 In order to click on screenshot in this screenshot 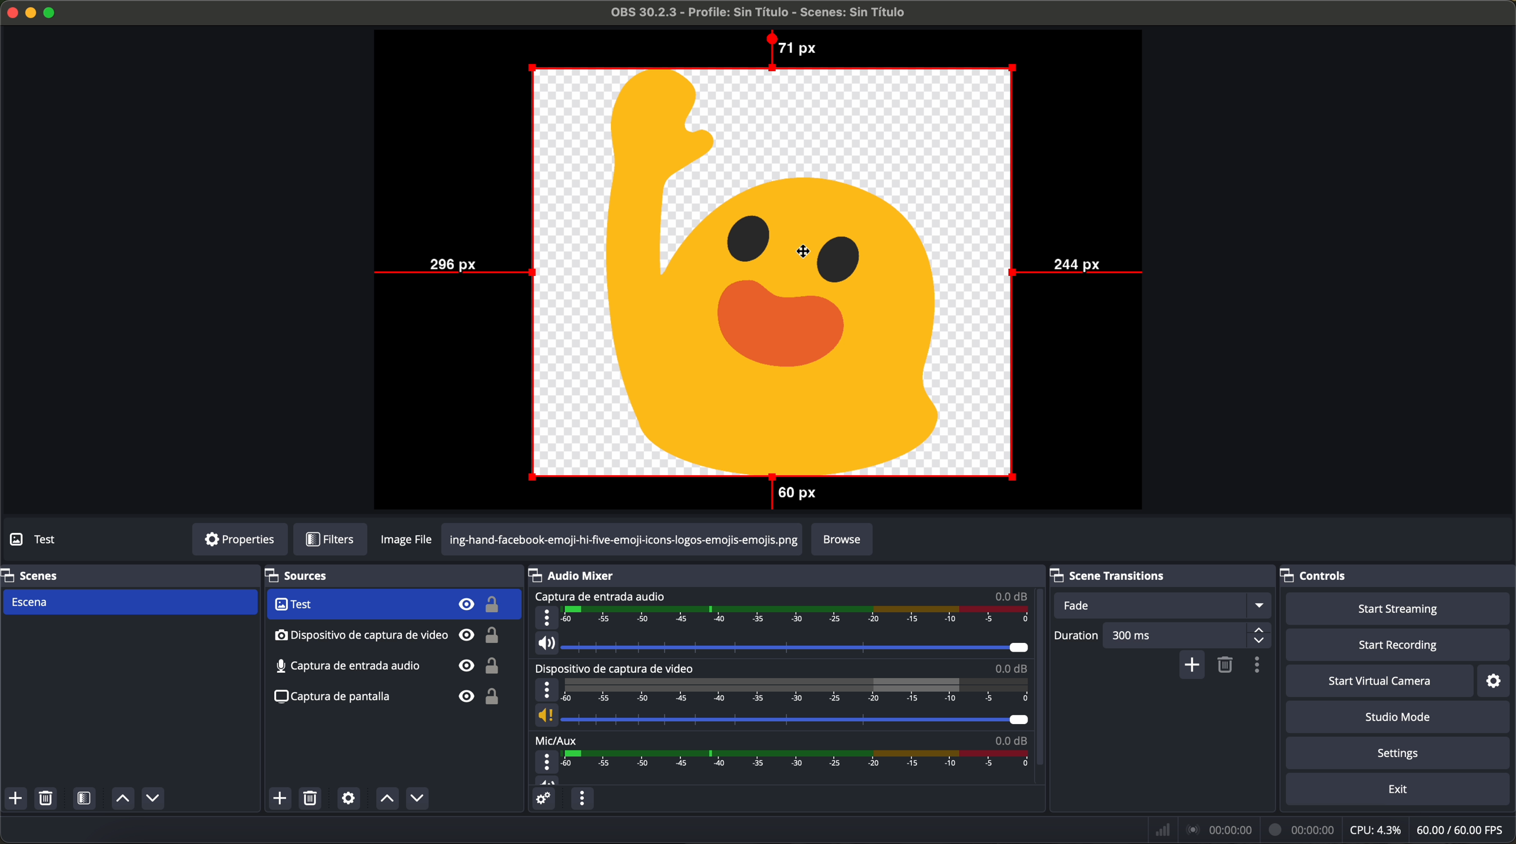, I will do `click(386, 702)`.